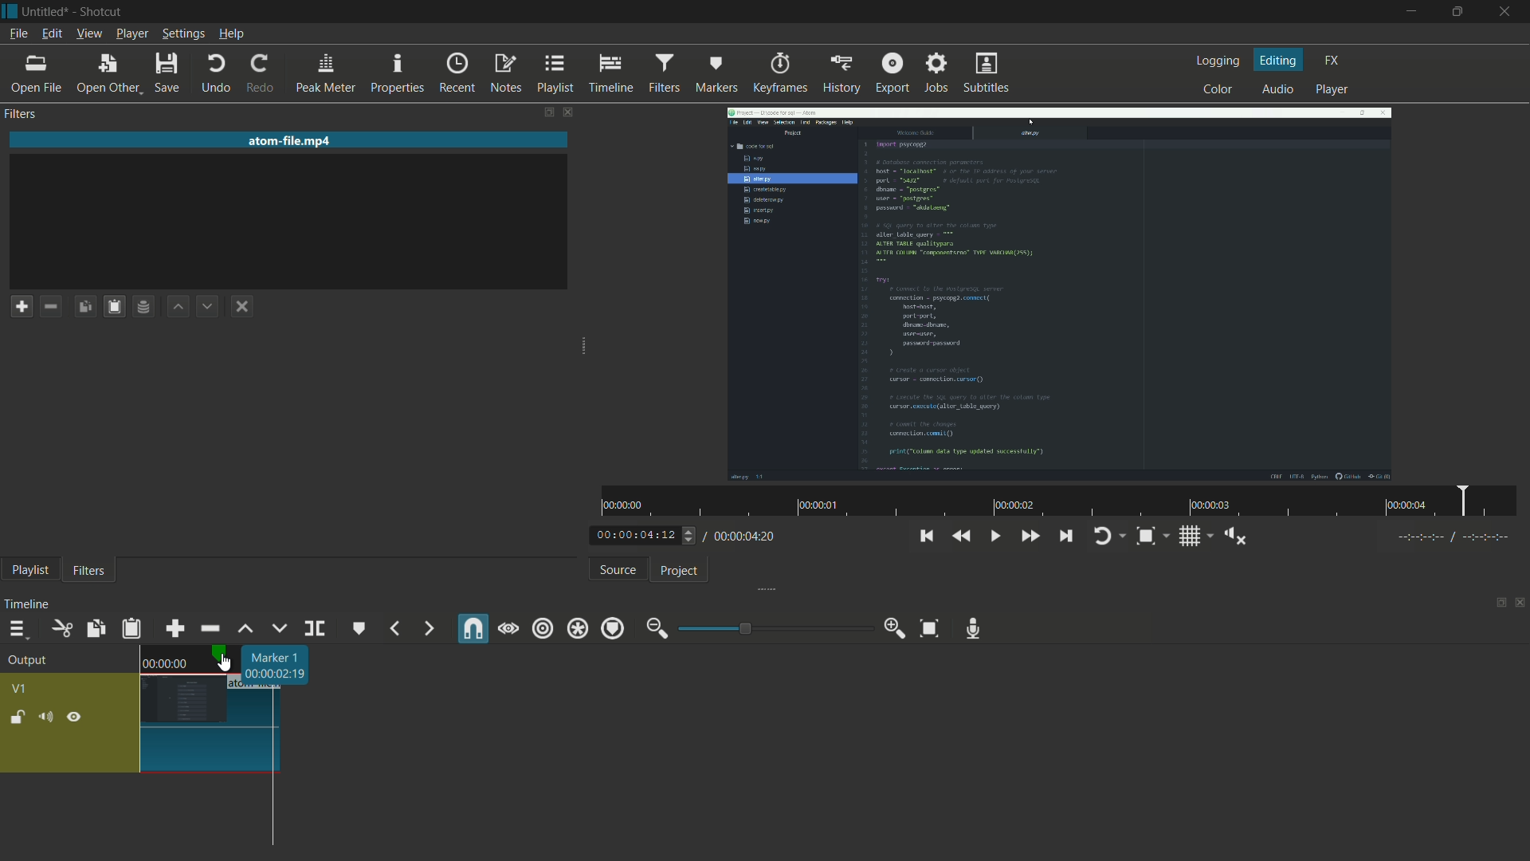  I want to click on record audio, so click(971, 628).